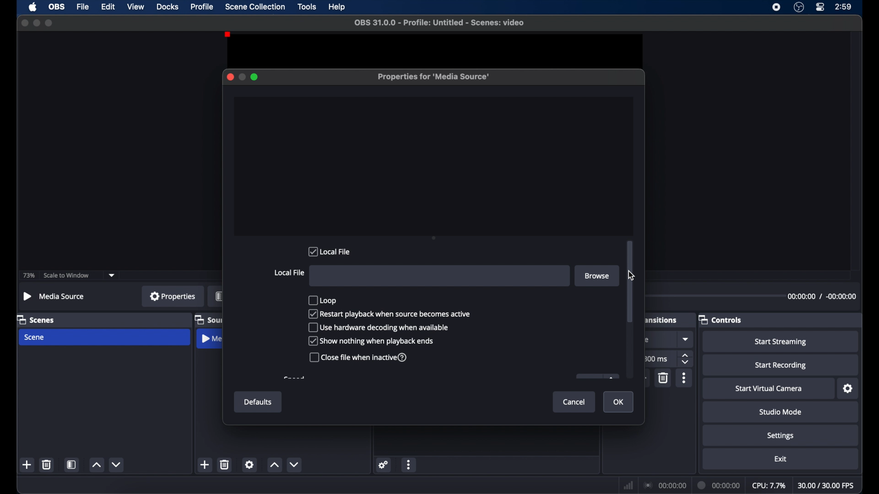  I want to click on minimize, so click(242, 77).